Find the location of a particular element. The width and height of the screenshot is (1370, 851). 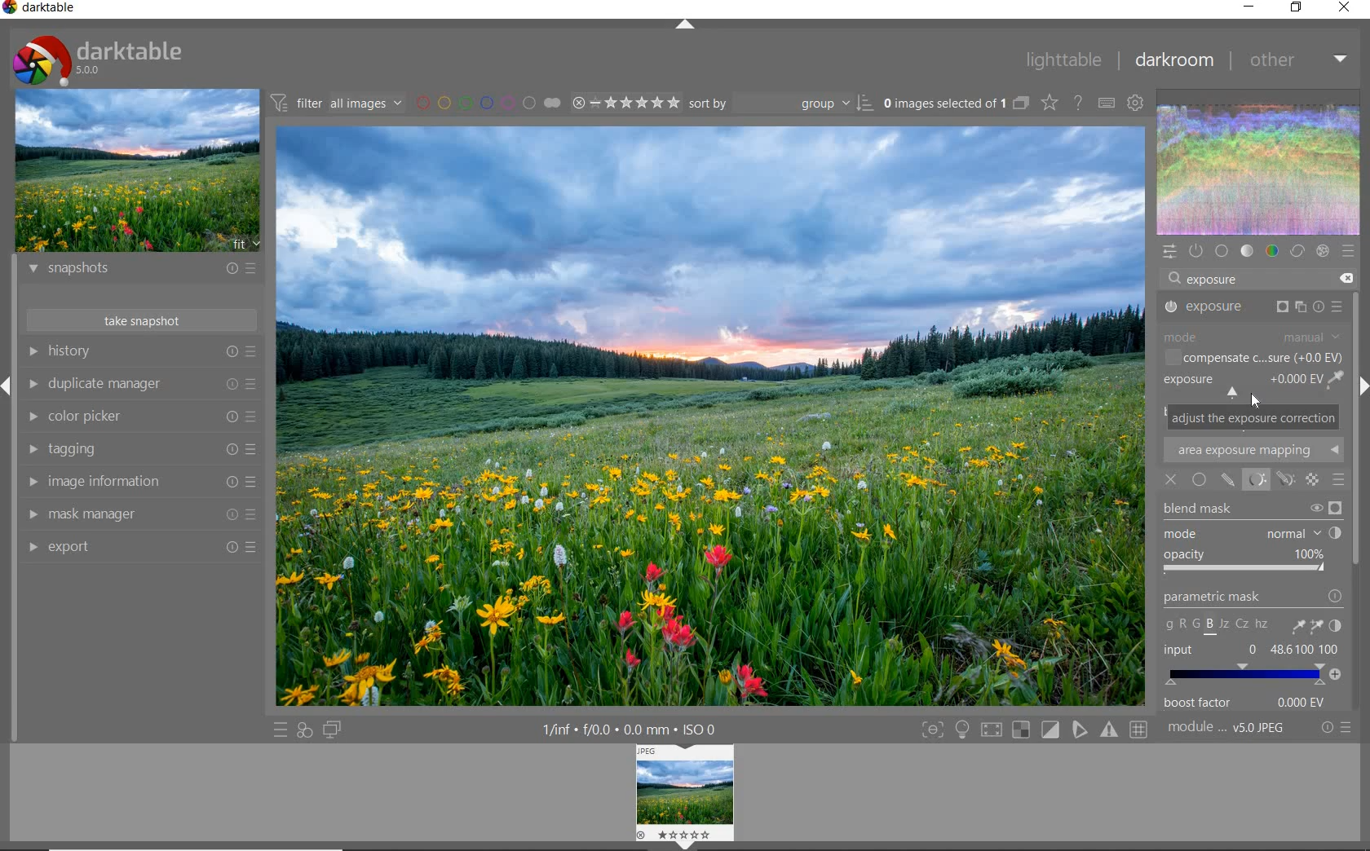

take snapshot is located at coordinates (143, 320).